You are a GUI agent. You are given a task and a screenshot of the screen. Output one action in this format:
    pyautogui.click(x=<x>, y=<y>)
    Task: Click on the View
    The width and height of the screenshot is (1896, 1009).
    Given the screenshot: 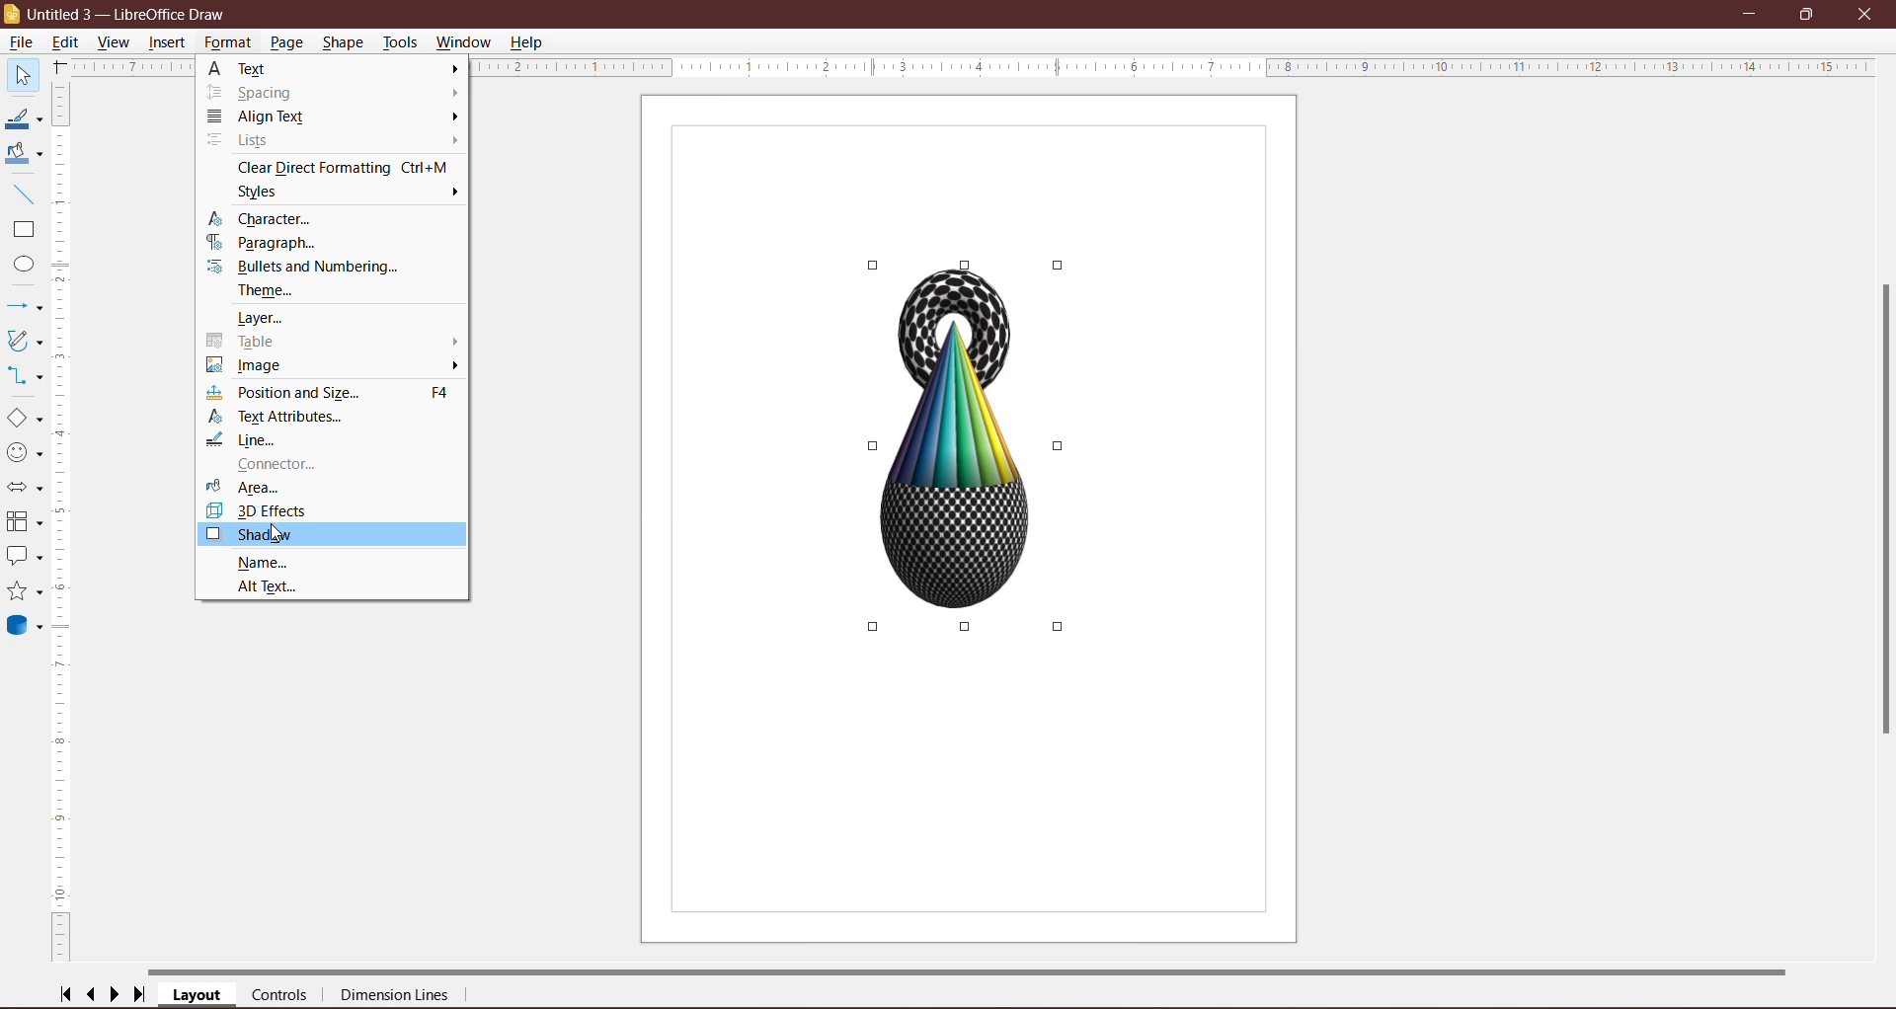 What is the action you would take?
    pyautogui.click(x=115, y=41)
    